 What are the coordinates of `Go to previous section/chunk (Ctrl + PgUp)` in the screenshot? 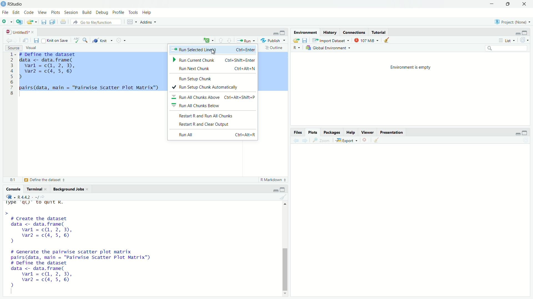 It's located at (221, 40).